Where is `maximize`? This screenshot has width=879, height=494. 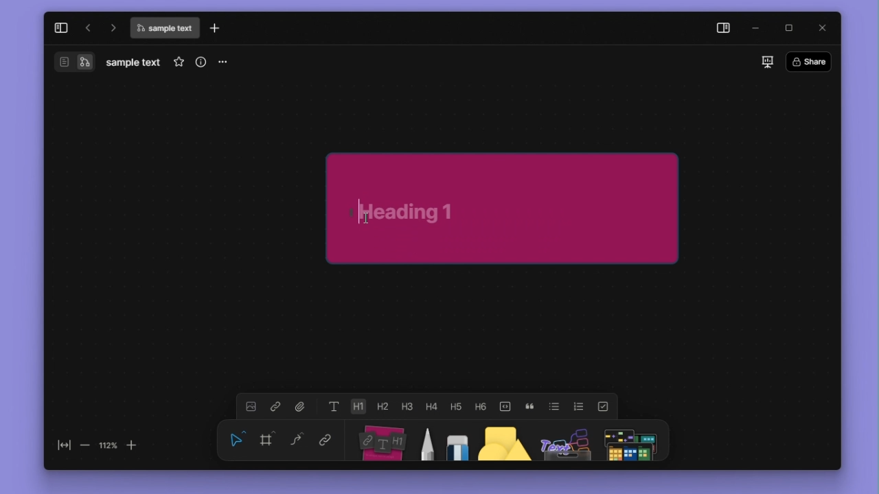
maximize is located at coordinates (788, 28).